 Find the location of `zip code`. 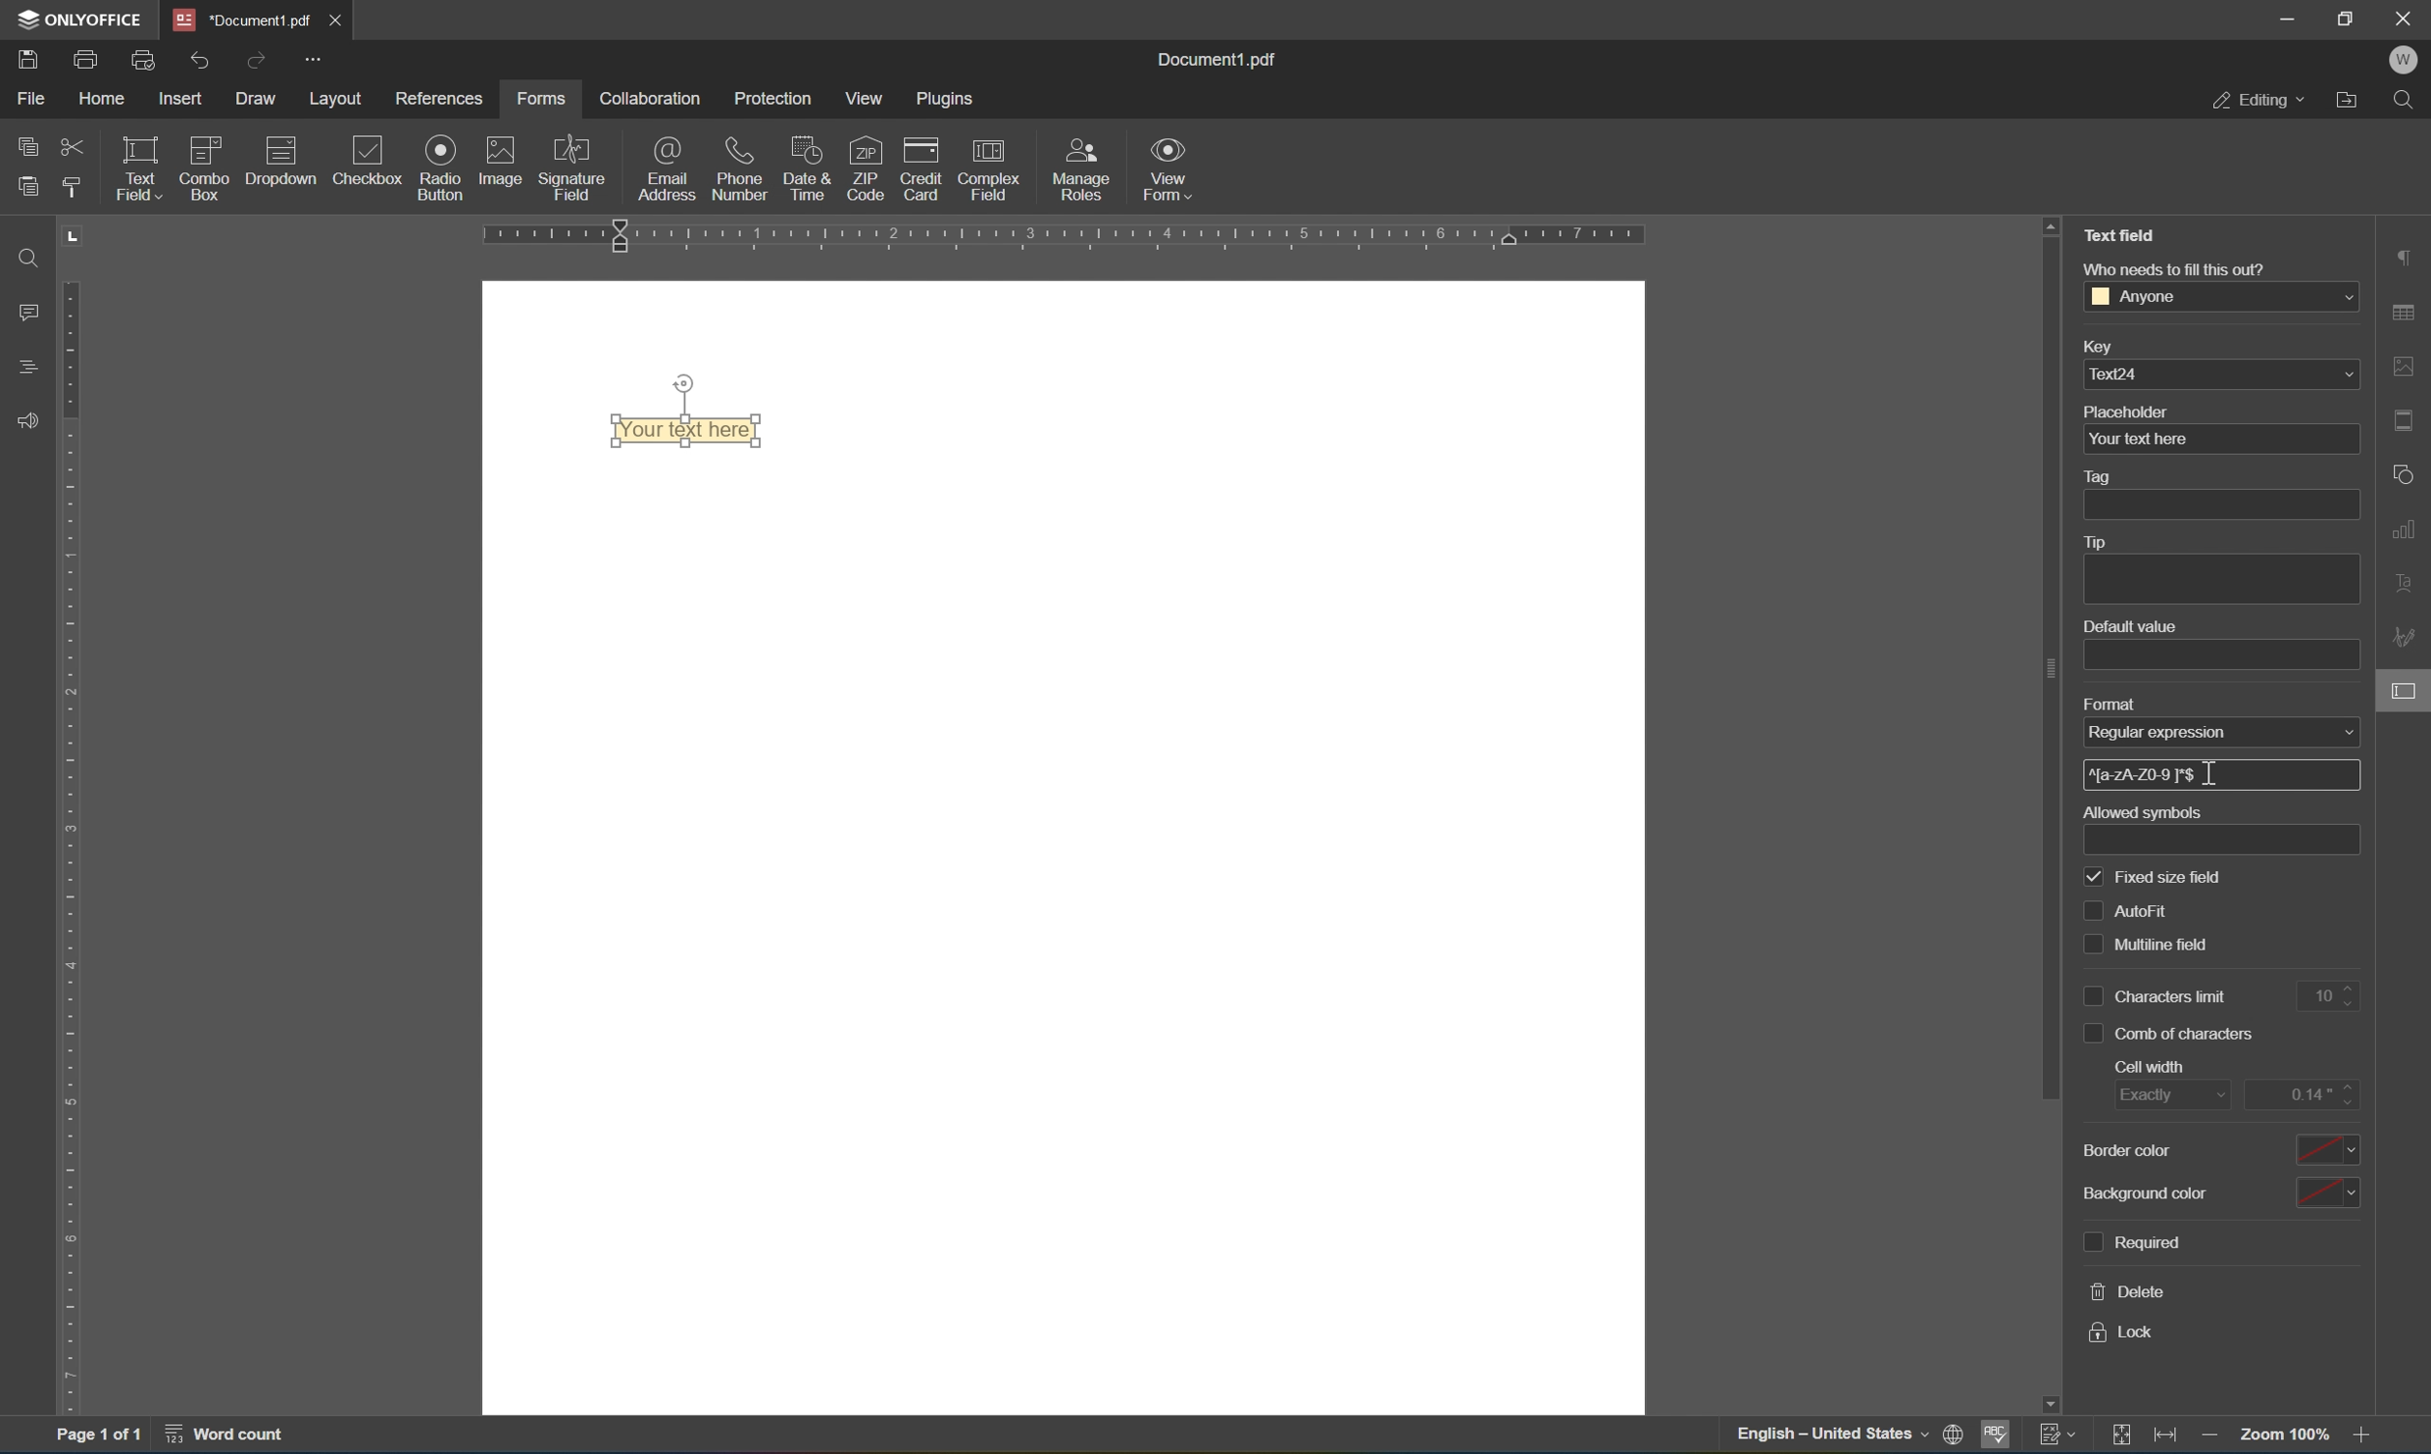

zip code is located at coordinates (866, 168).